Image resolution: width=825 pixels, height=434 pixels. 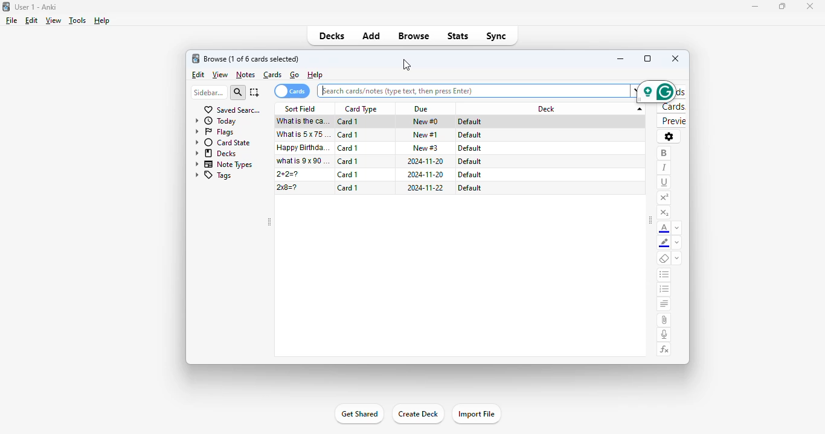 I want to click on card 1, so click(x=347, y=187).